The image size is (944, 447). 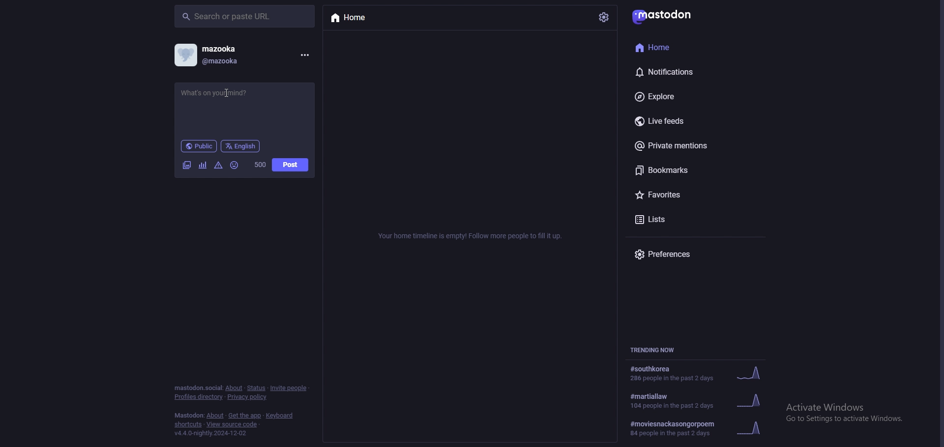 What do you see at coordinates (188, 416) in the screenshot?
I see `mastodon` at bounding box center [188, 416].